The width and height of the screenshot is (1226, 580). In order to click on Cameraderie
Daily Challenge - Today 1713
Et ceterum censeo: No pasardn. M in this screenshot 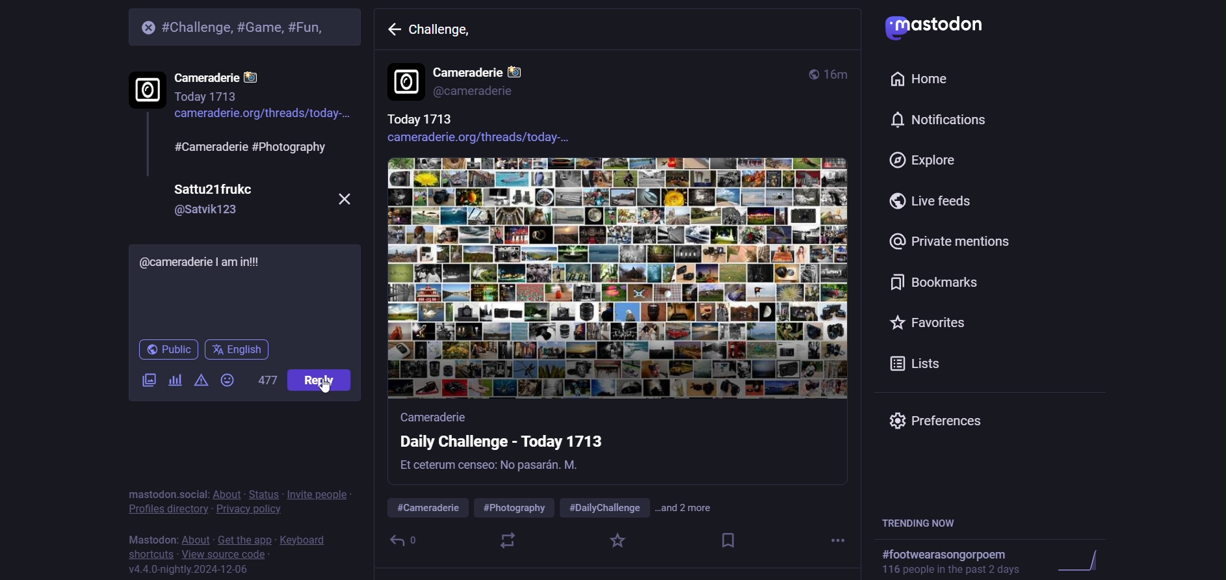, I will do `click(513, 443)`.